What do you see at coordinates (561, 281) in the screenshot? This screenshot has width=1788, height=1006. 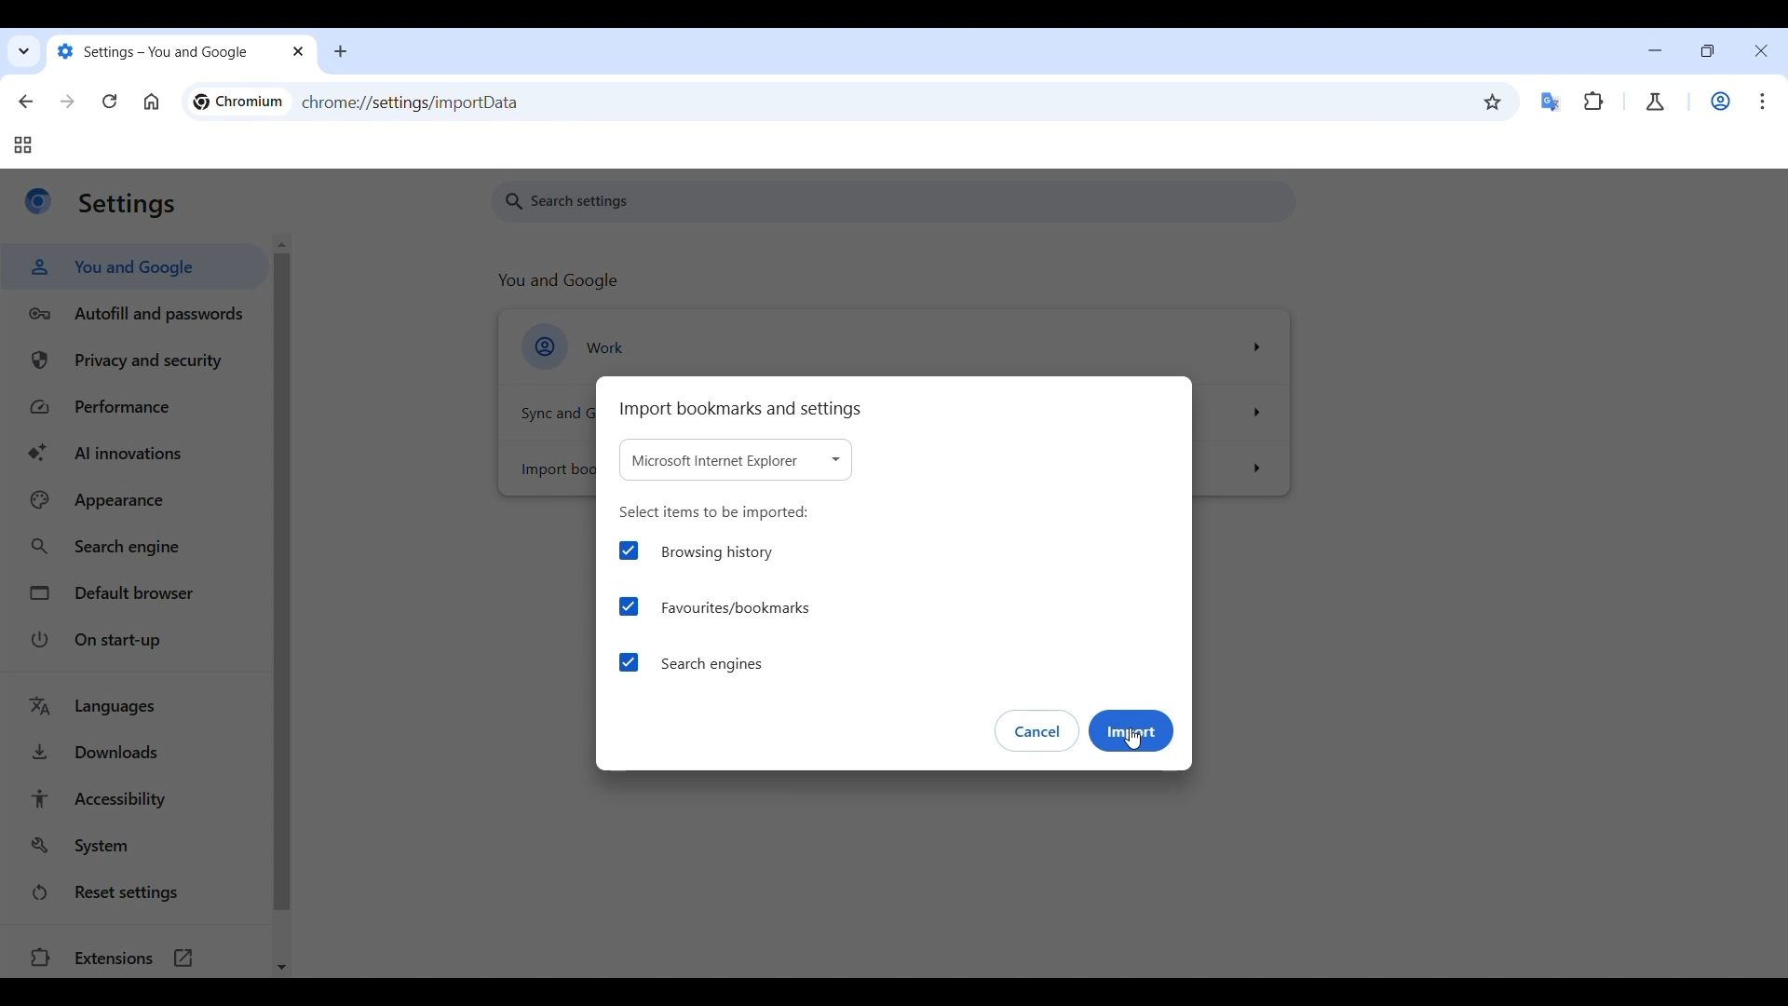 I see `you and google` at bounding box center [561, 281].